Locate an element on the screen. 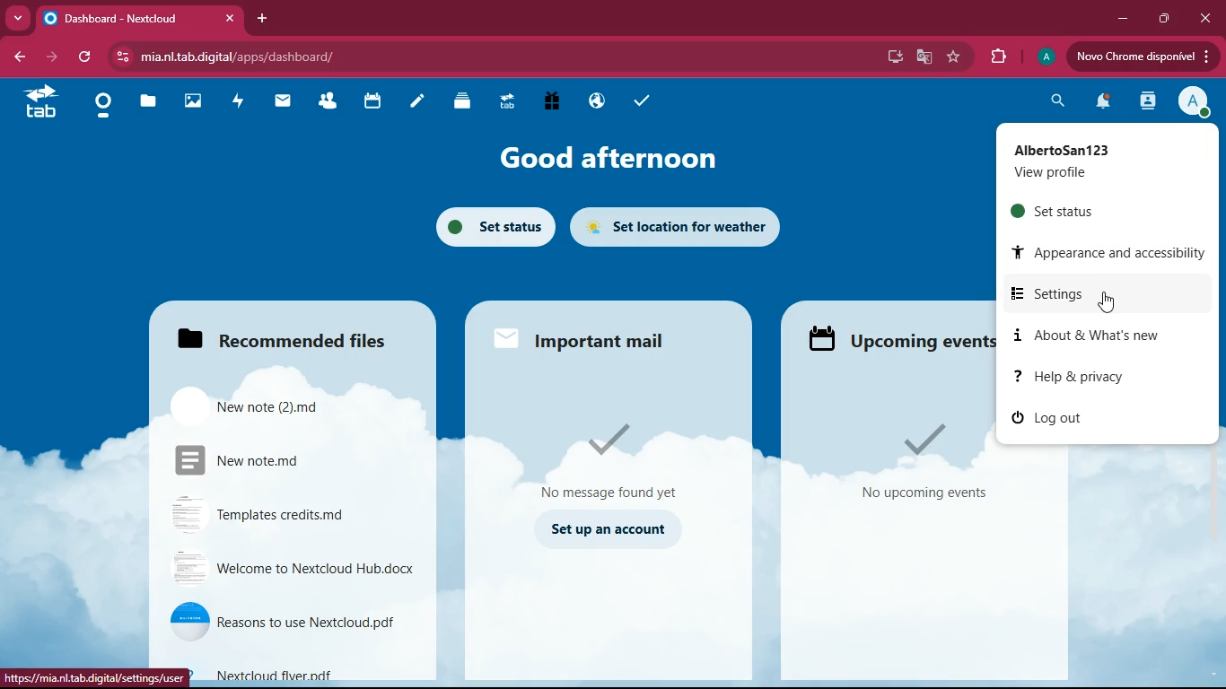 This screenshot has height=689, width=1226. set up is located at coordinates (610, 528).